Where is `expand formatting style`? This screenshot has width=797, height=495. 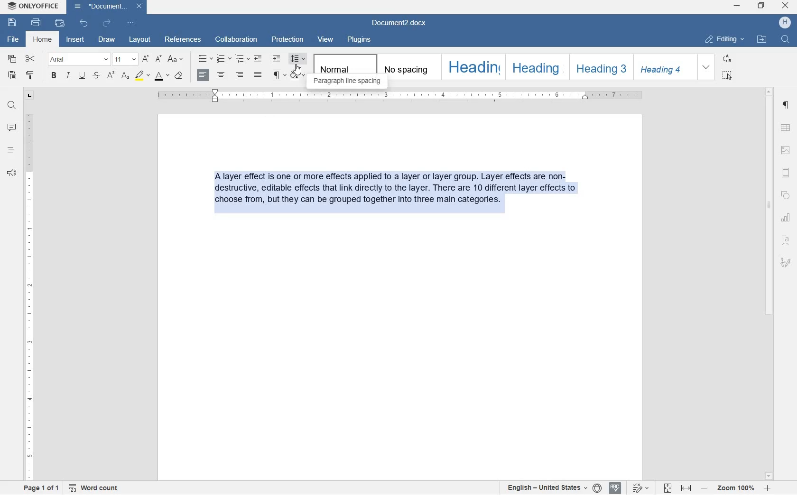 expand formatting style is located at coordinates (707, 67).